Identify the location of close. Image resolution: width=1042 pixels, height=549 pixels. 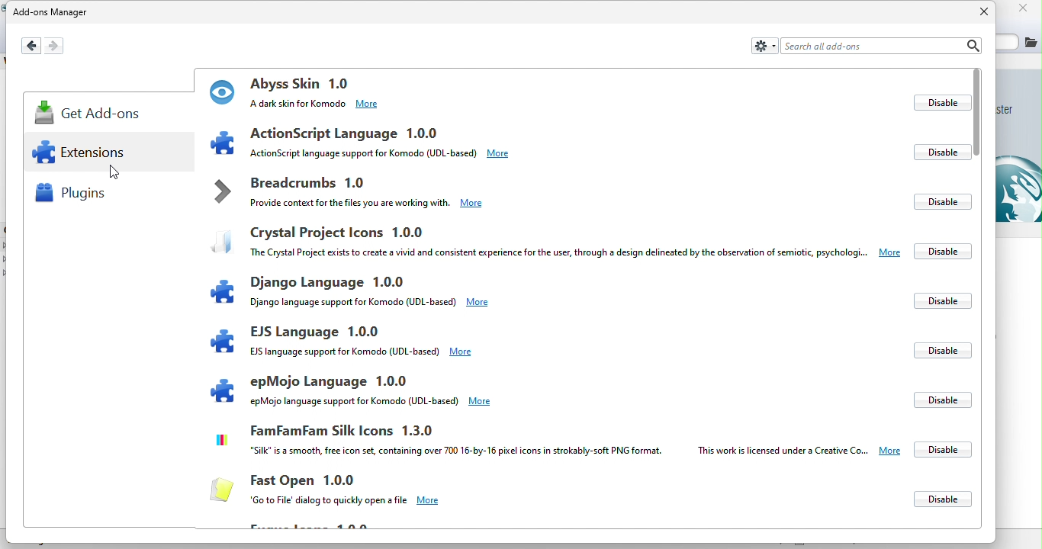
(976, 11).